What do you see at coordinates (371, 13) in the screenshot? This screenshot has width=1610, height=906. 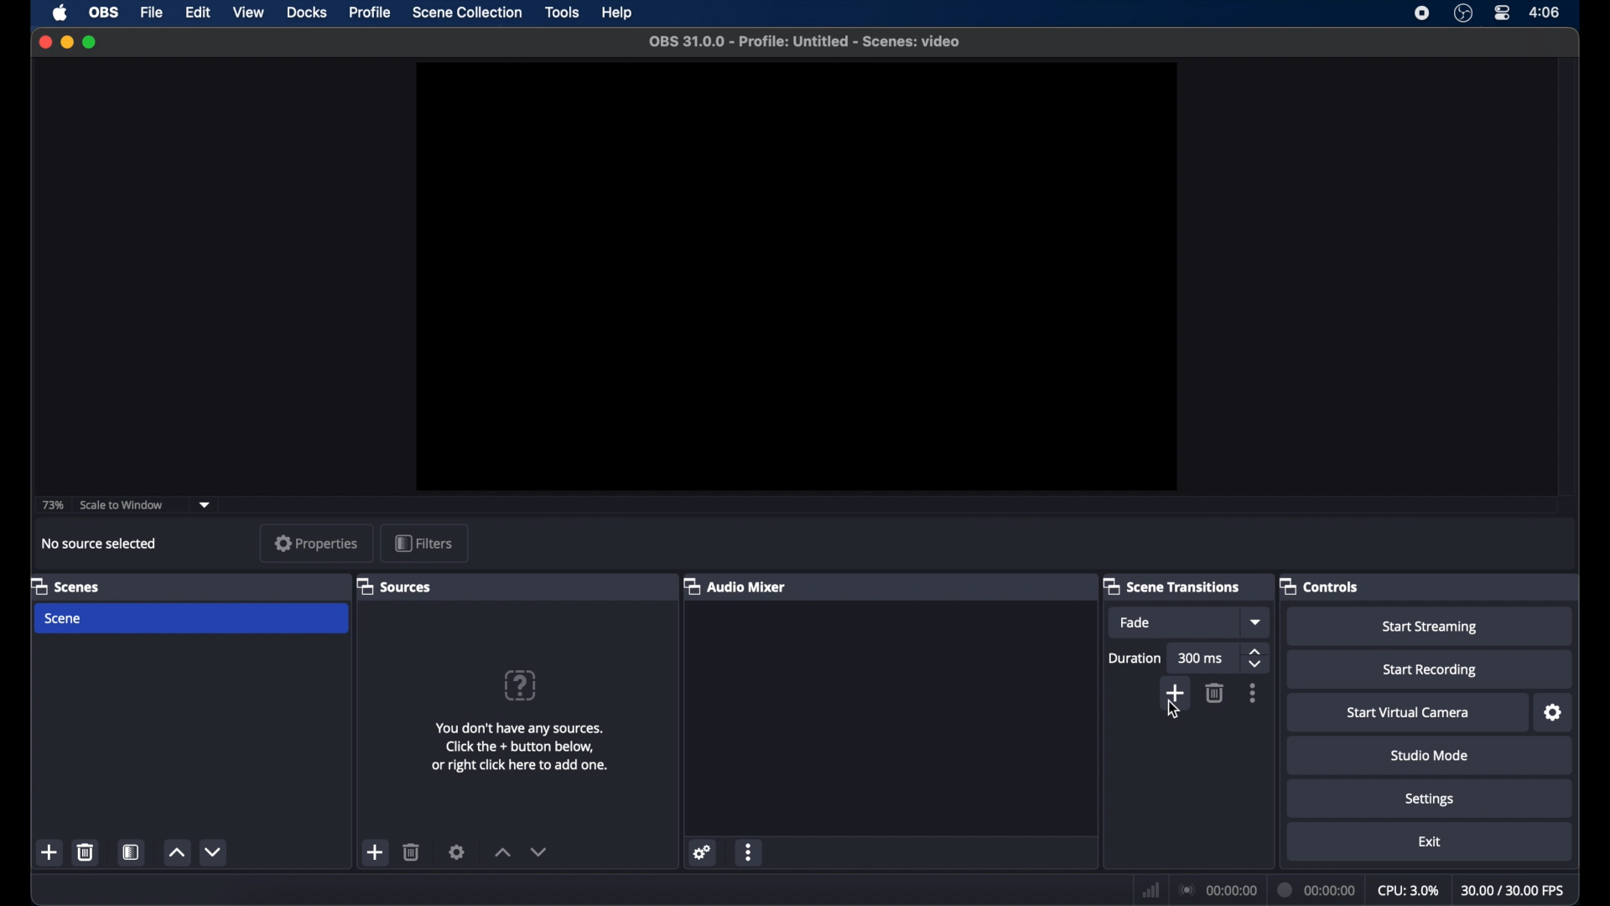 I see `profile` at bounding box center [371, 13].